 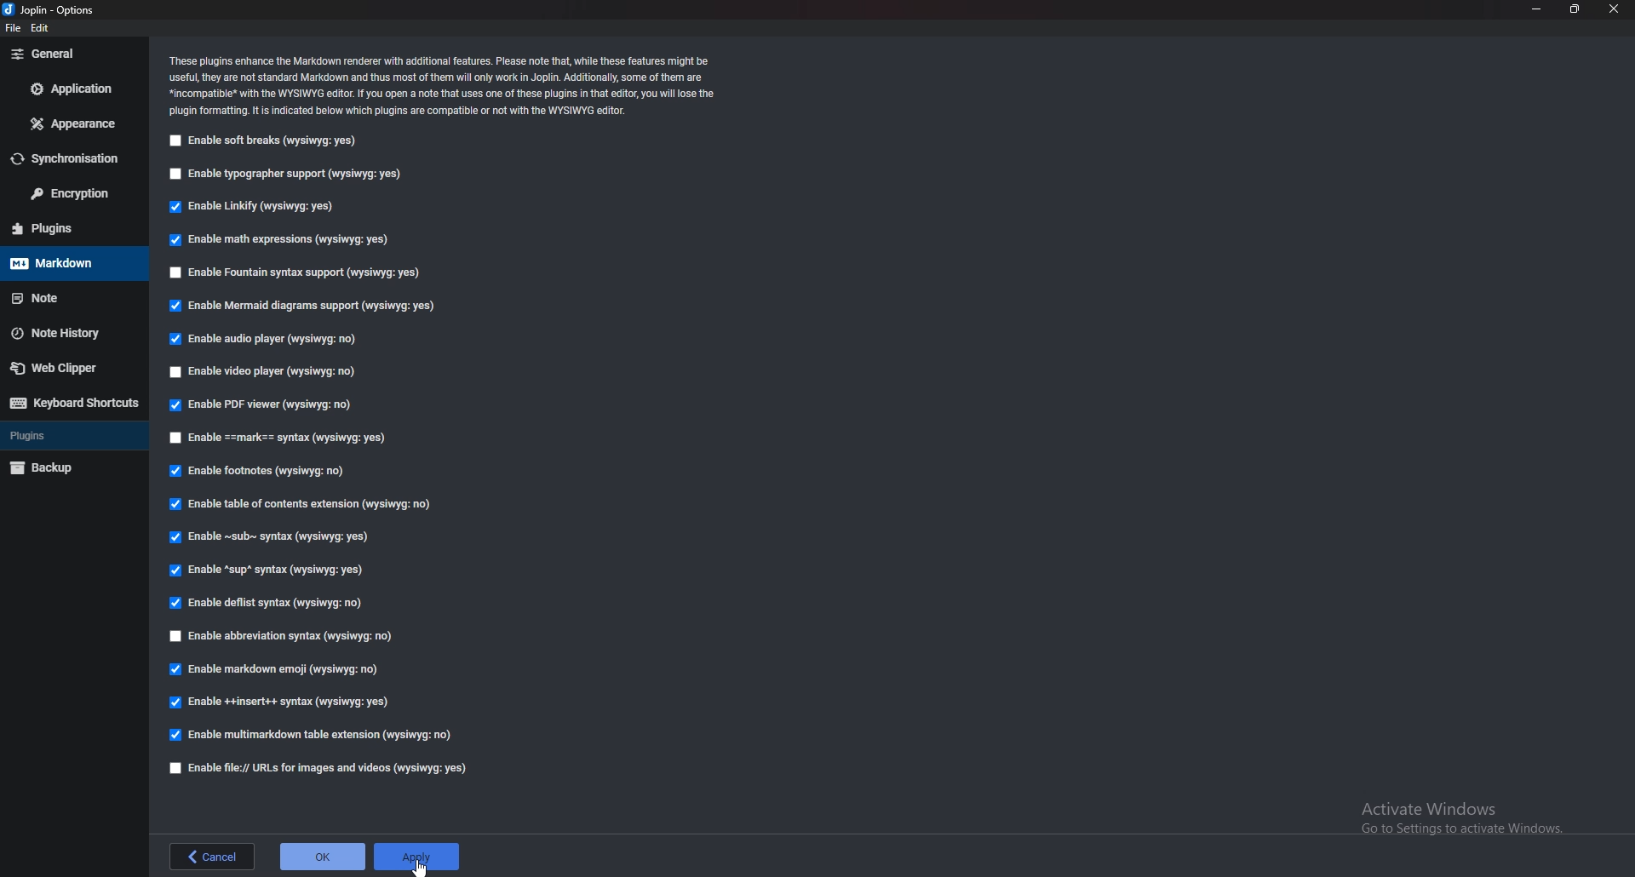 I want to click on Enable footnotes (wysiqyg:no), so click(x=255, y=471).